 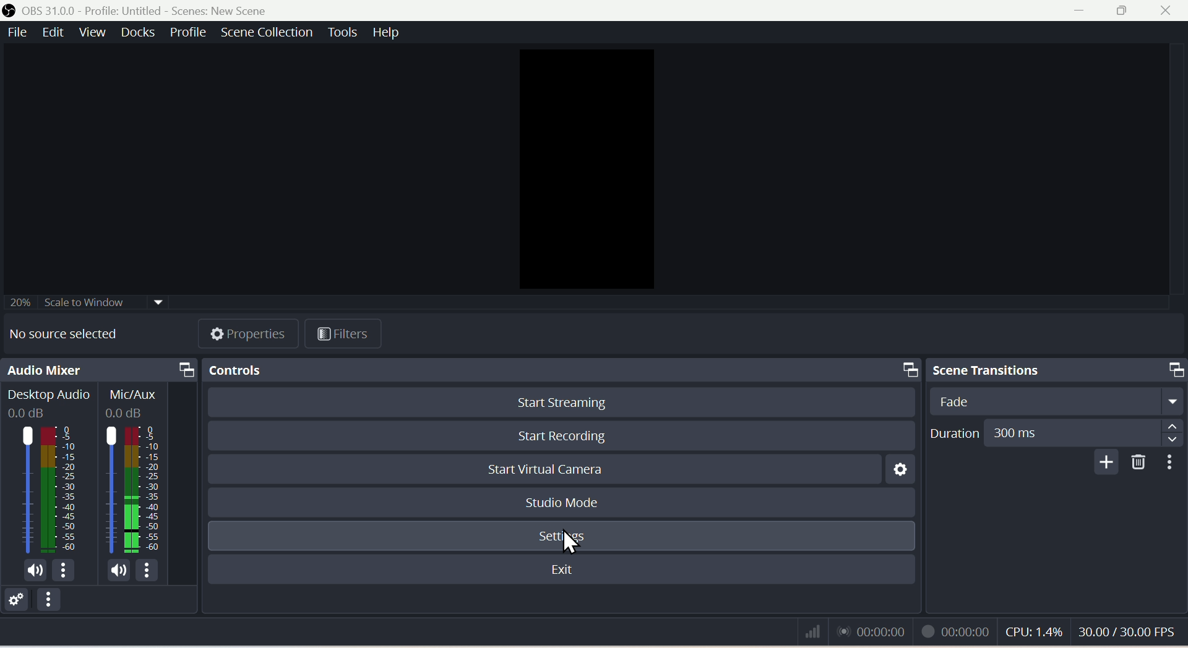 What do you see at coordinates (1126, 12) in the screenshot?
I see `Maximise` at bounding box center [1126, 12].